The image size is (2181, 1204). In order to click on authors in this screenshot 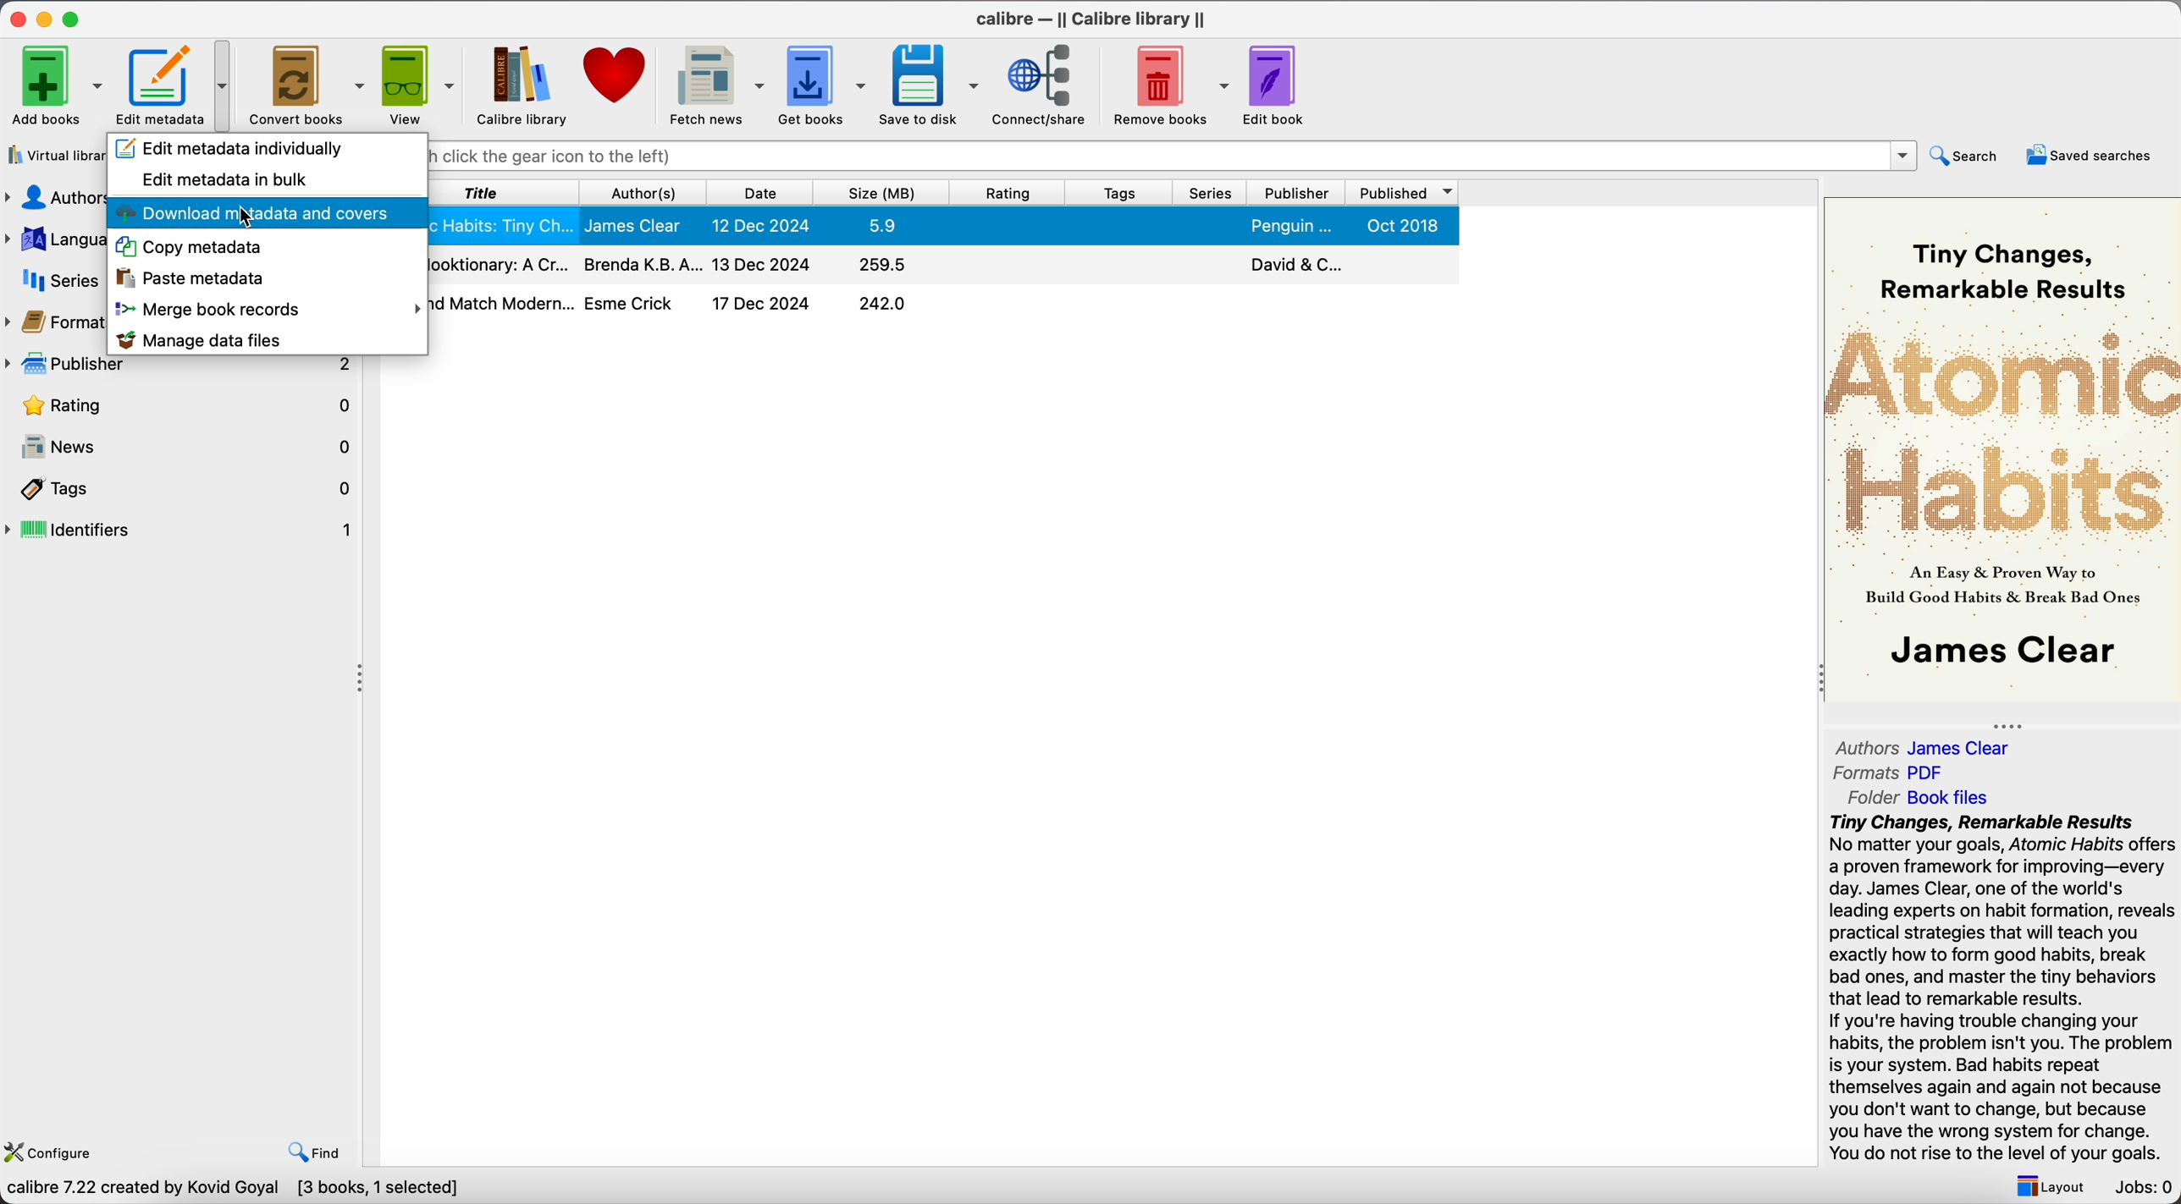, I will do `click(648, 192)`.